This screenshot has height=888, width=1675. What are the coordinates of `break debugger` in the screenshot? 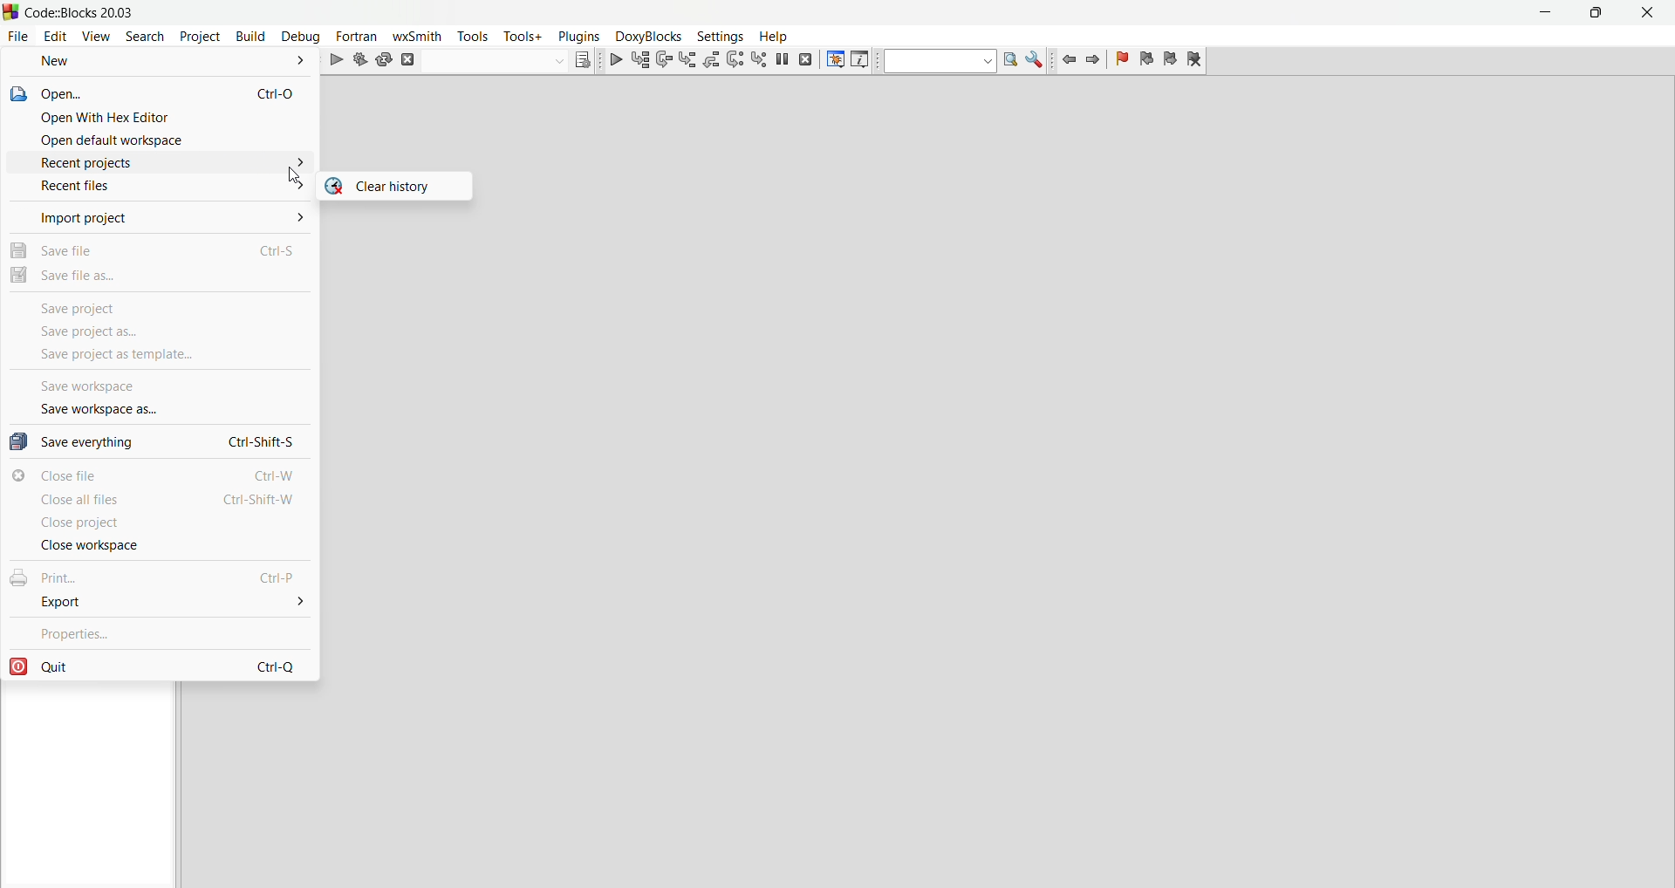 It's located at (781, 60).